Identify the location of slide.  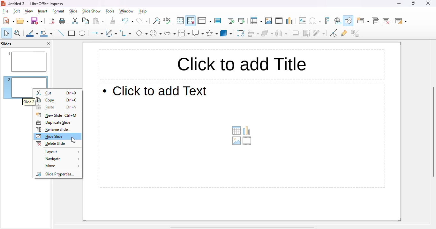
(73, 11).